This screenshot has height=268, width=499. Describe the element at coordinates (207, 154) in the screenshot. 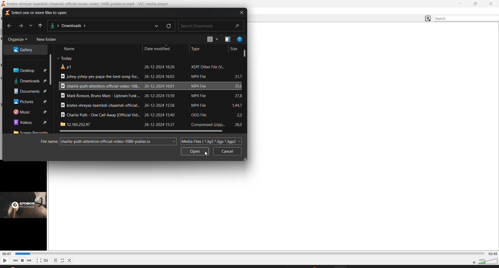

I see `cursor` at that location.